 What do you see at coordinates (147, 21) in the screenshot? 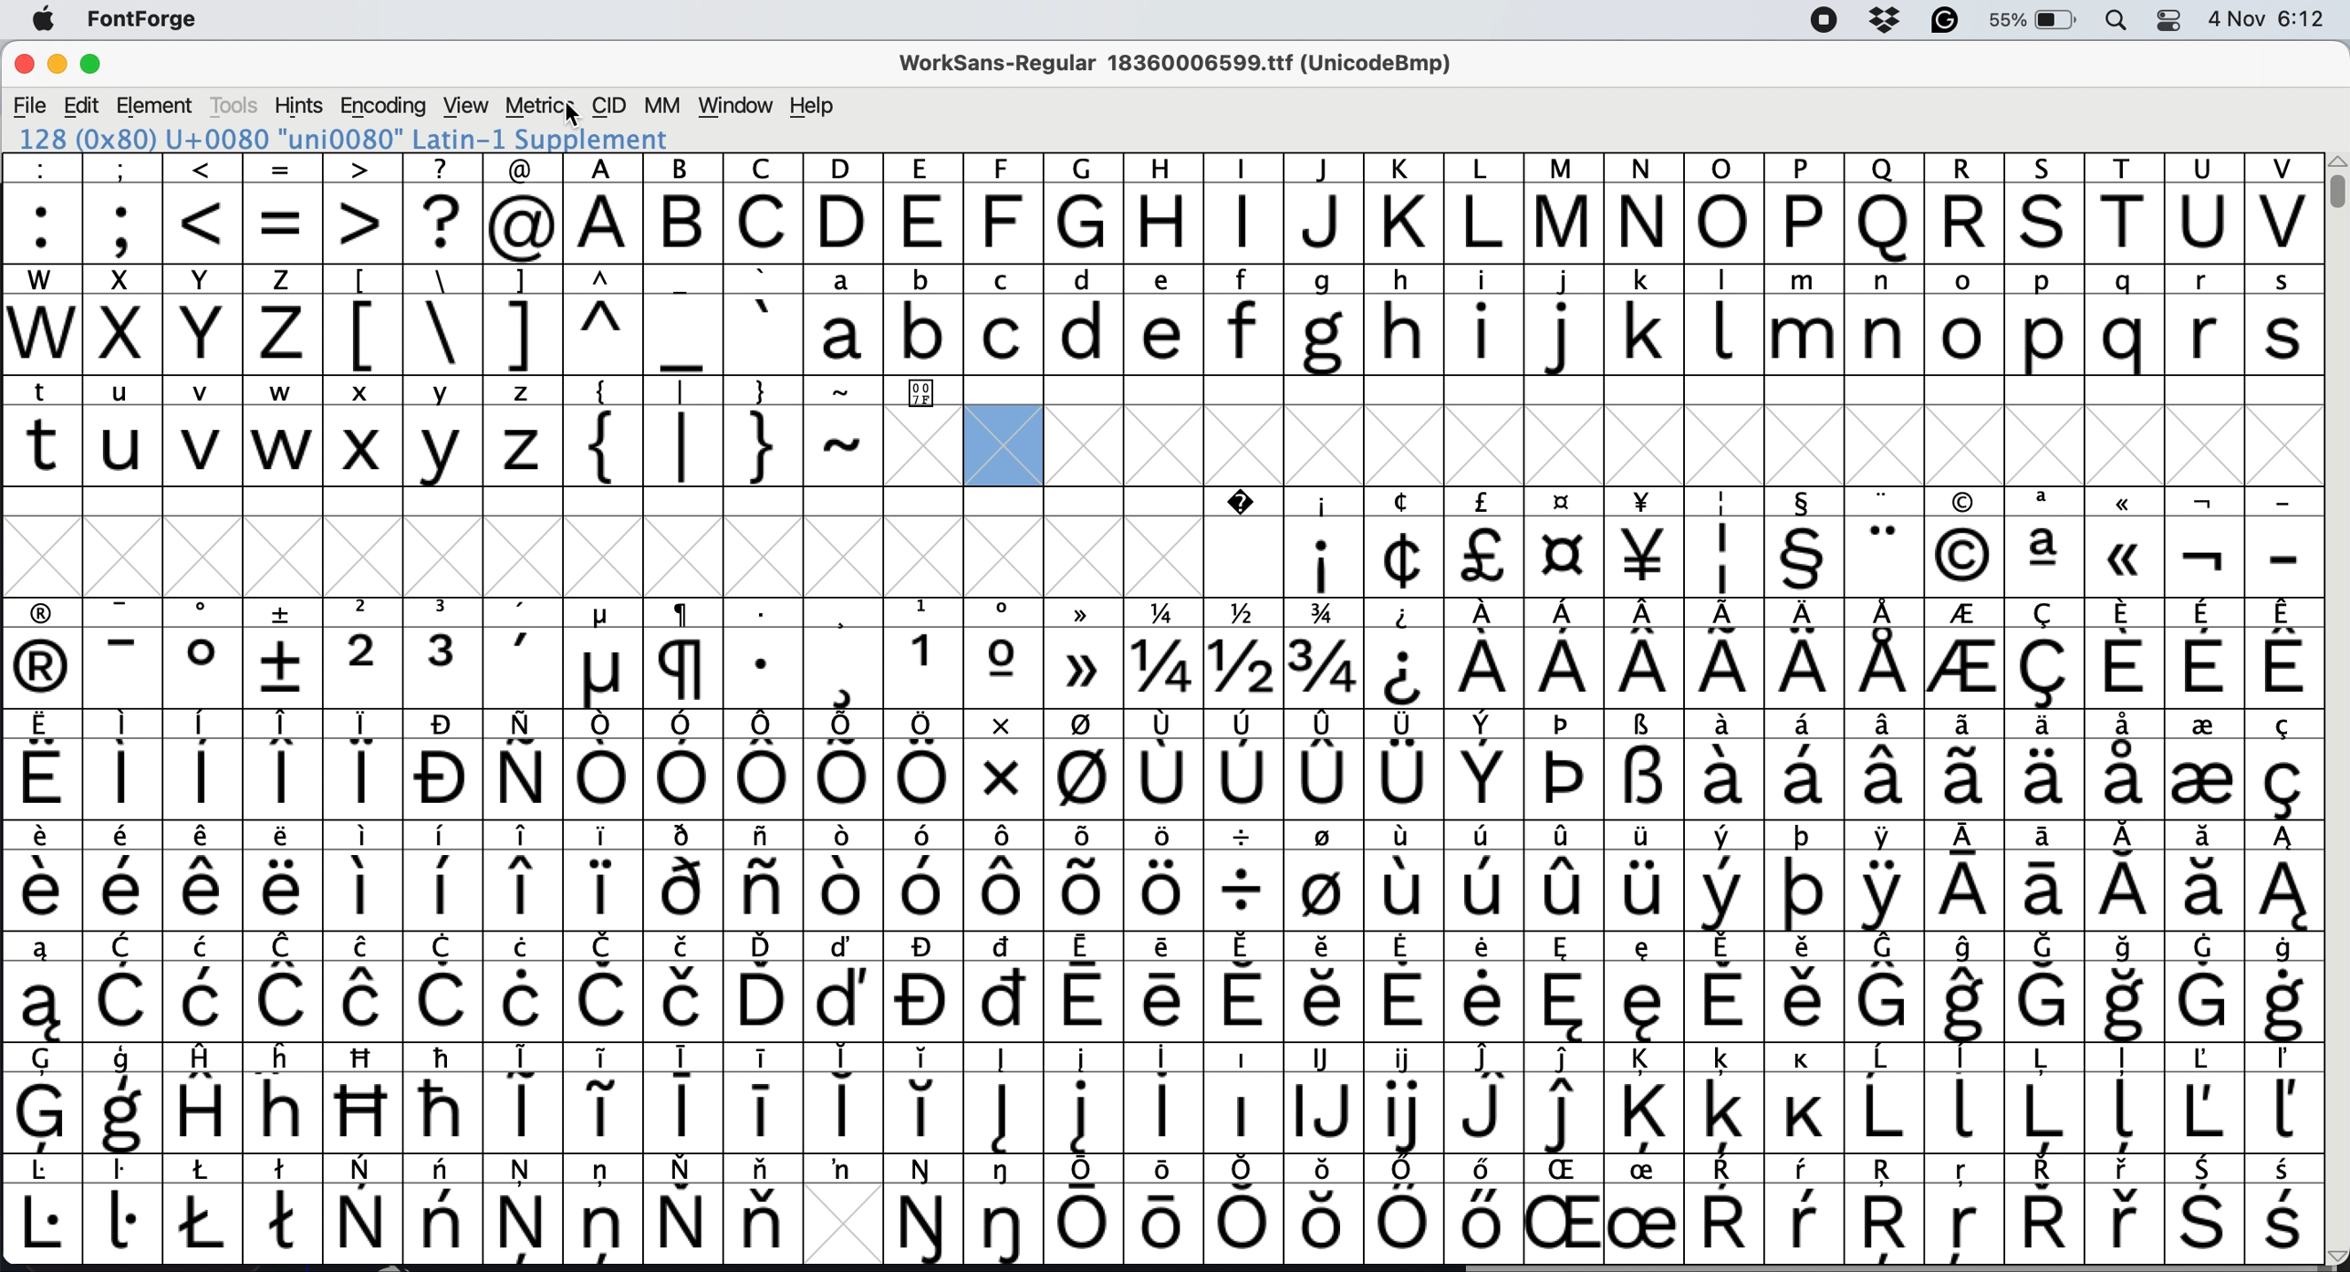
I see `FontForge` at bounding box center [147, 21].